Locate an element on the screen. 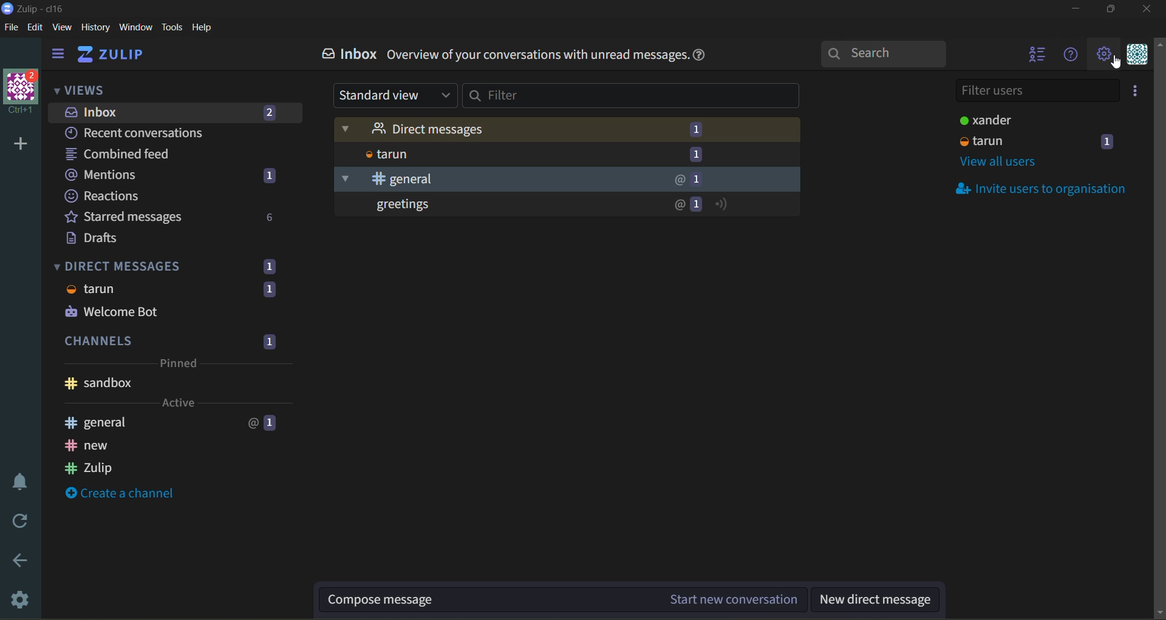 This screenshot has width=1166, height=620. tarun is located at coordinates (179, 291).